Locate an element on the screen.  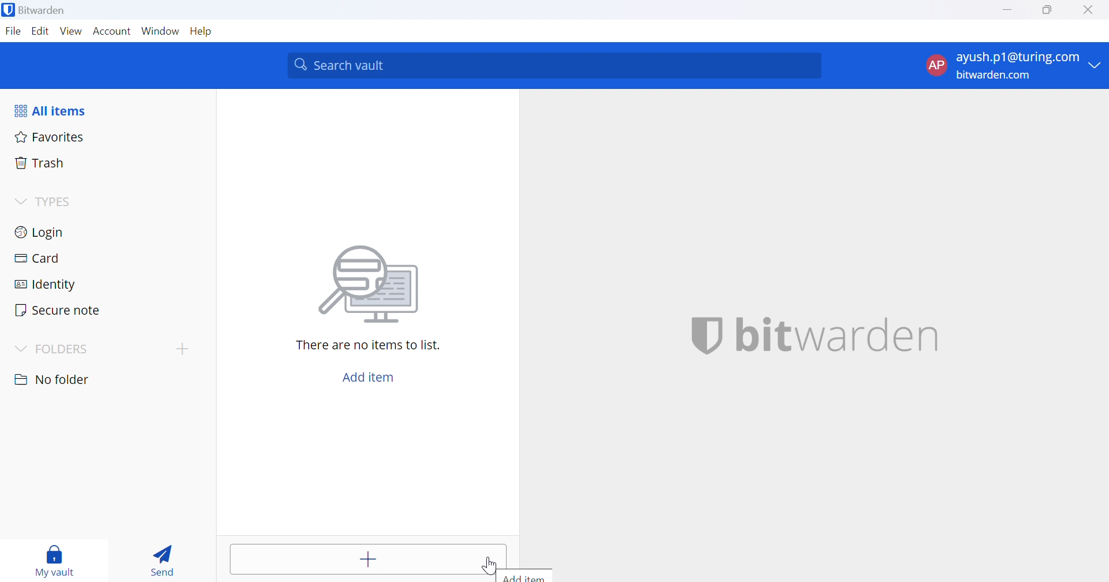
TYPES is located at coordinates (57, 202).